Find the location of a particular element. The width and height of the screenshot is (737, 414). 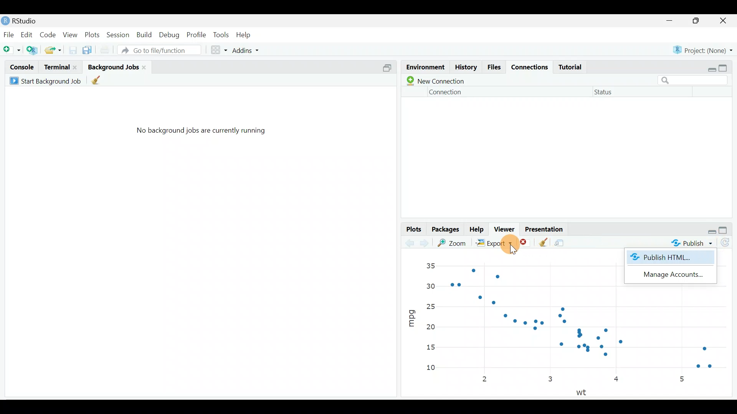

Addins is located at coordinates (247, 49).